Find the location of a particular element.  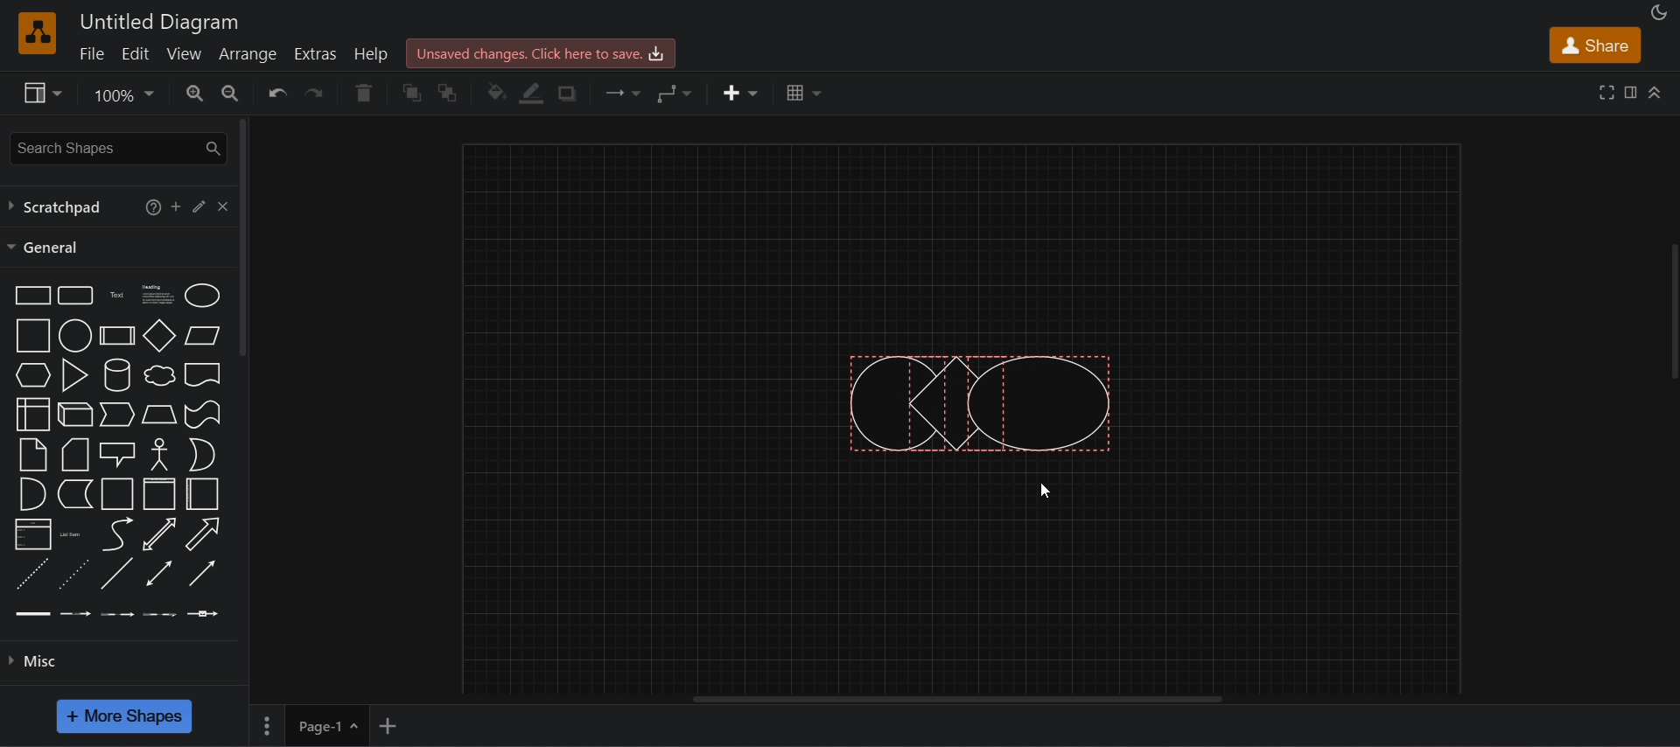

parallelogram is located at coordinates (202, 335).